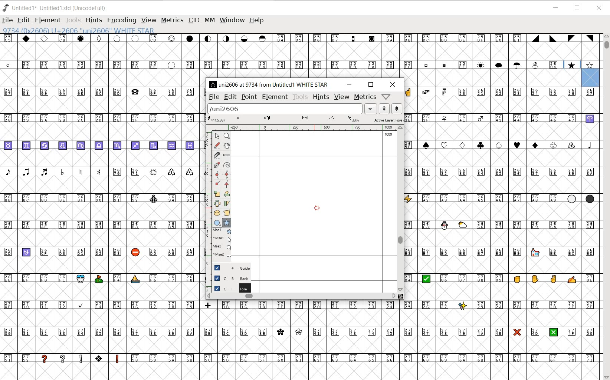 The height and width of the screenshot is (380, 610). I want to click on MINIMIZE, so click(349, 84).